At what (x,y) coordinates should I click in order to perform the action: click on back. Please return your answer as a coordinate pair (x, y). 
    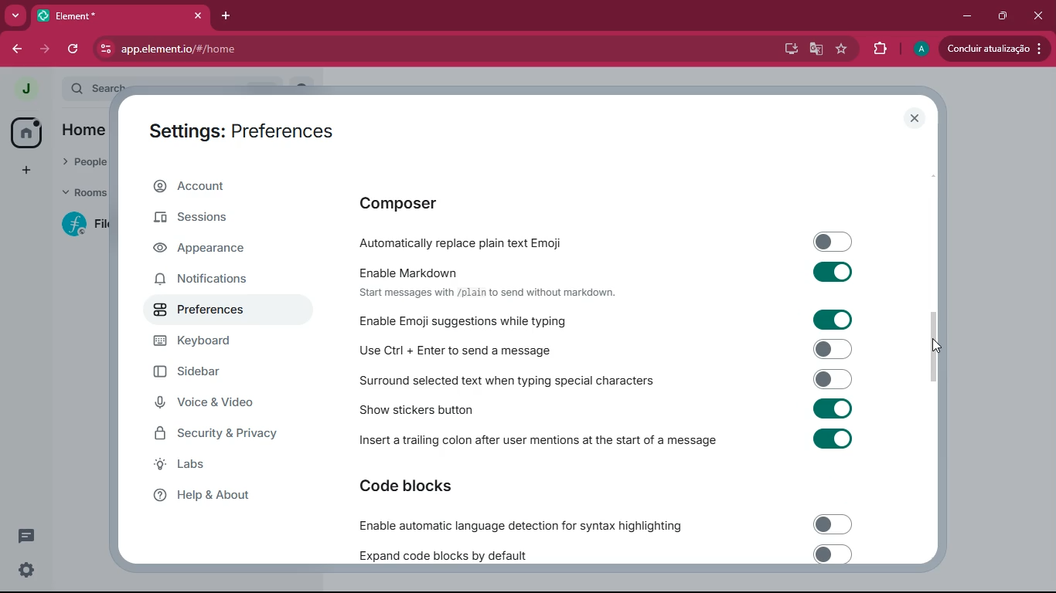
    Looking at the image, I should click on (18, 47).